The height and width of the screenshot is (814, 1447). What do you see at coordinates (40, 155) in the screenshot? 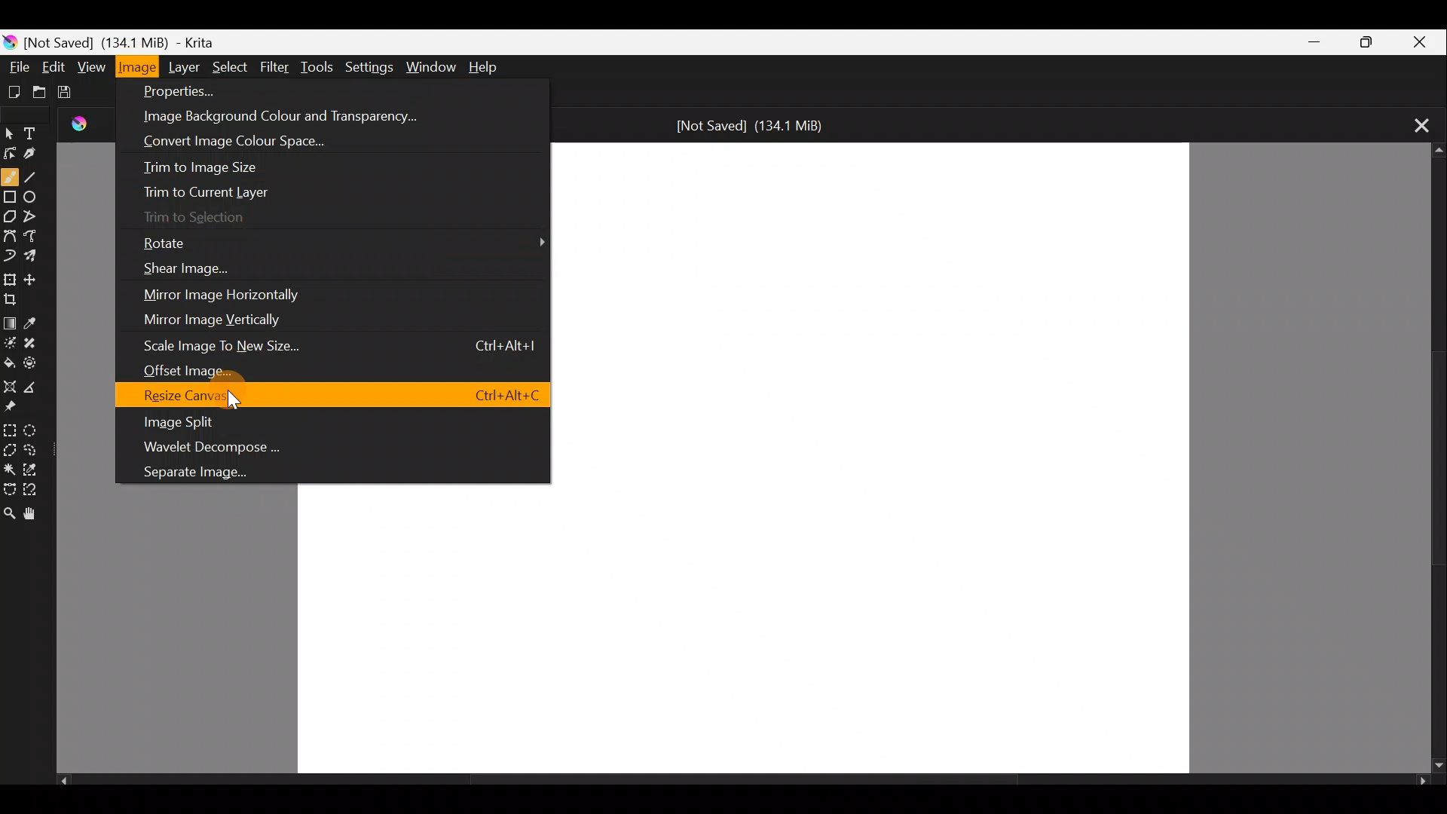
I see `Calligraphy` at bounding box center [40, 155].